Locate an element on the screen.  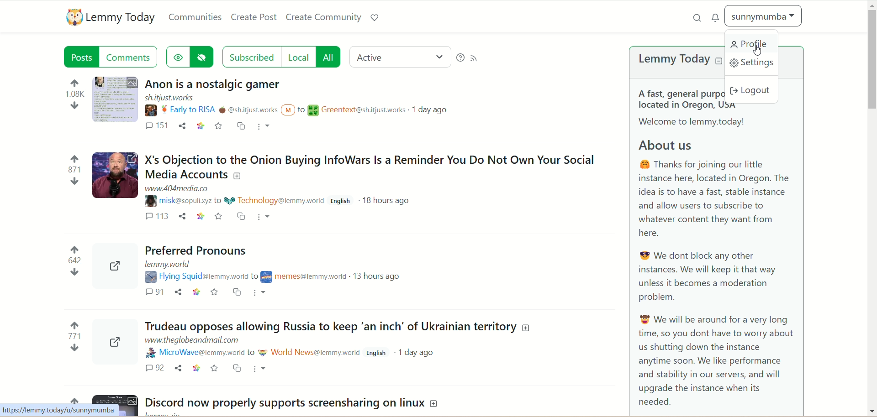
Favorites is located at coordinates (215, 292).